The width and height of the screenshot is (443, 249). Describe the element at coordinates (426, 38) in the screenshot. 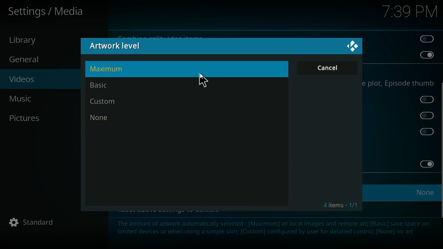

I see `off` at that location.